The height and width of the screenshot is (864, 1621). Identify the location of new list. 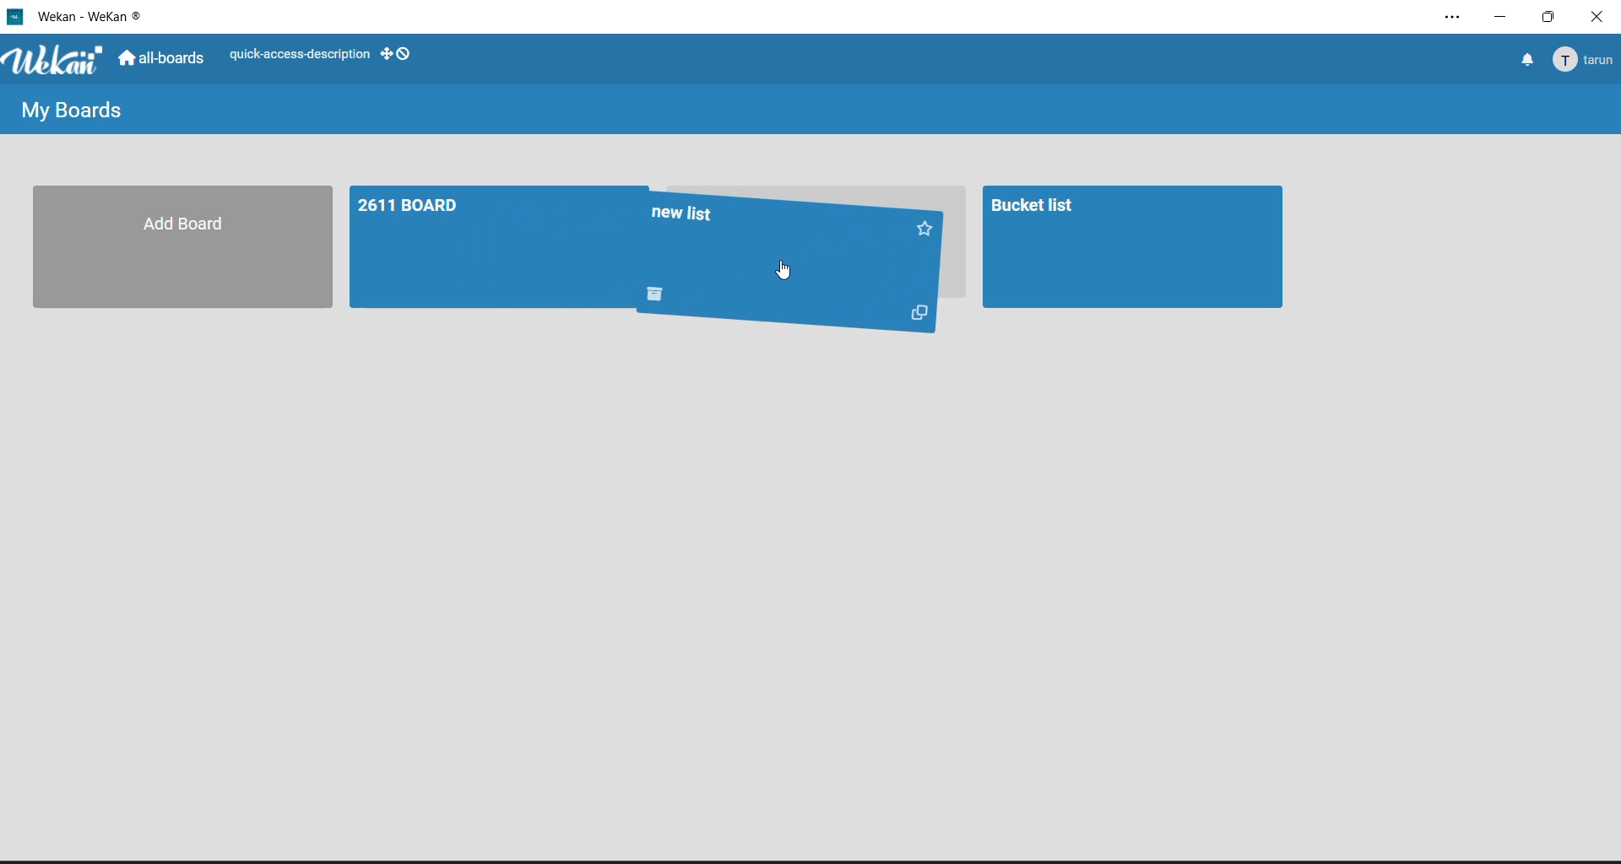
(776, 228).